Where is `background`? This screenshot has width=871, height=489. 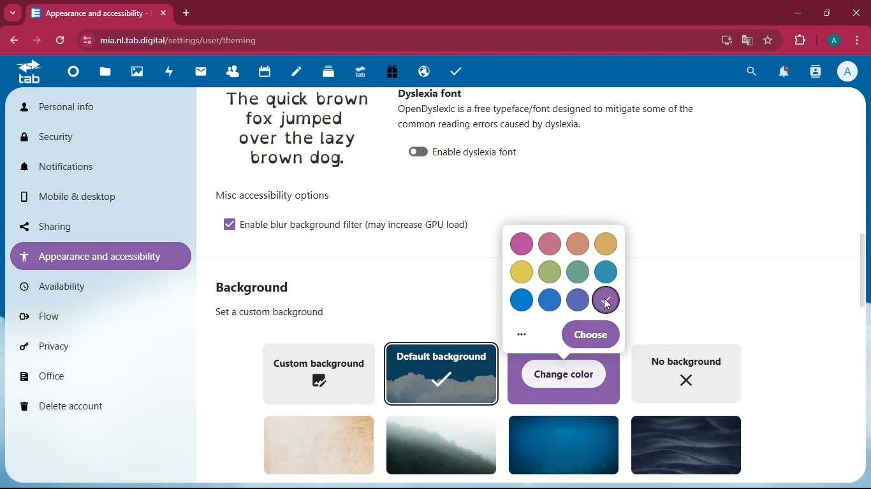 background is located at coordinates (319, 444).